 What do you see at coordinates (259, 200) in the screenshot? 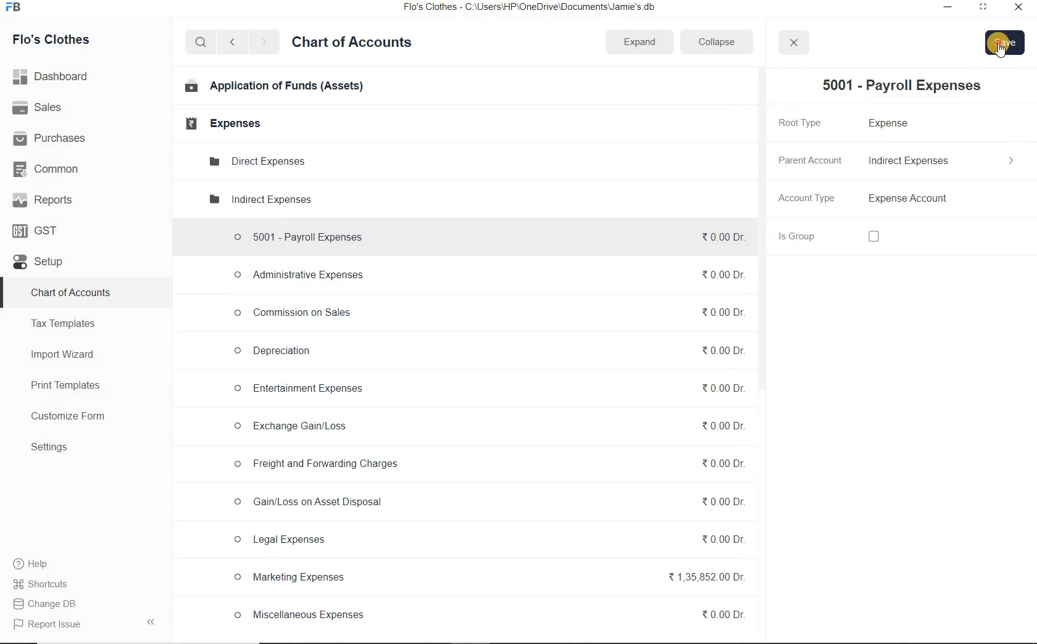
I see `Indirect expenses` at bounding box center [259, 200].